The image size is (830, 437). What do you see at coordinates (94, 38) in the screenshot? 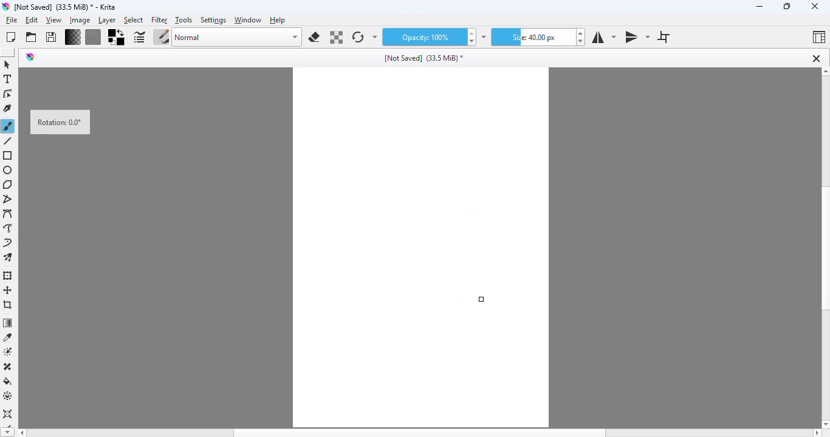
I see `fill patterns` at bounding box center [94, 38].